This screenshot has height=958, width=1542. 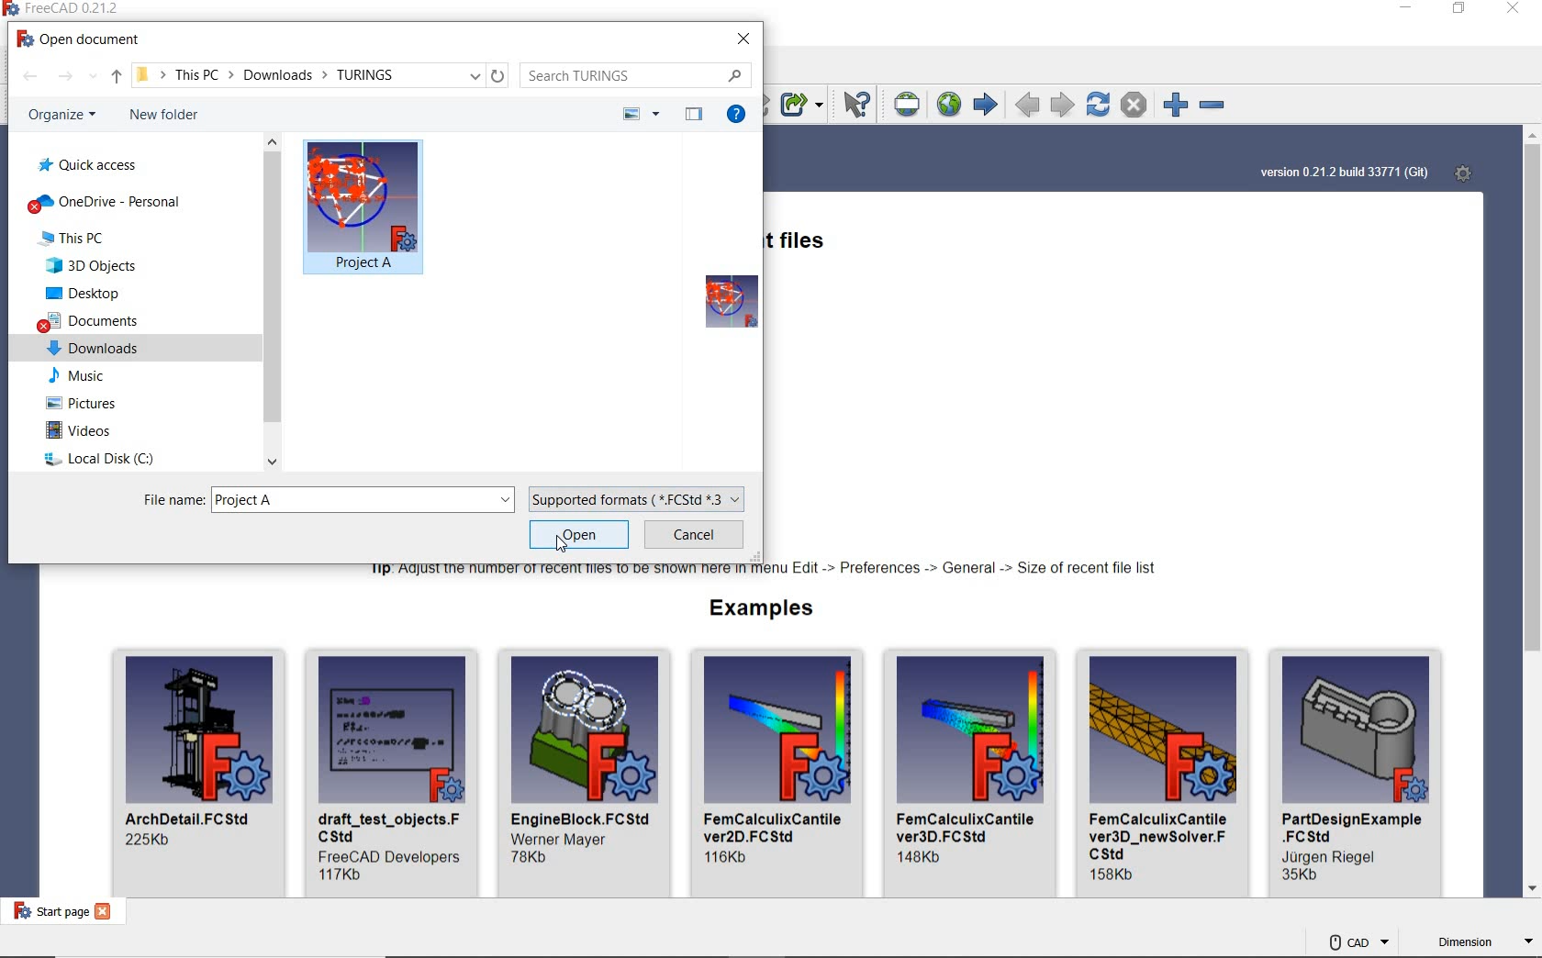 What do you see at coordinates (390, 826) in the screenshot?
I see `name` at bounding box center [390, 826].